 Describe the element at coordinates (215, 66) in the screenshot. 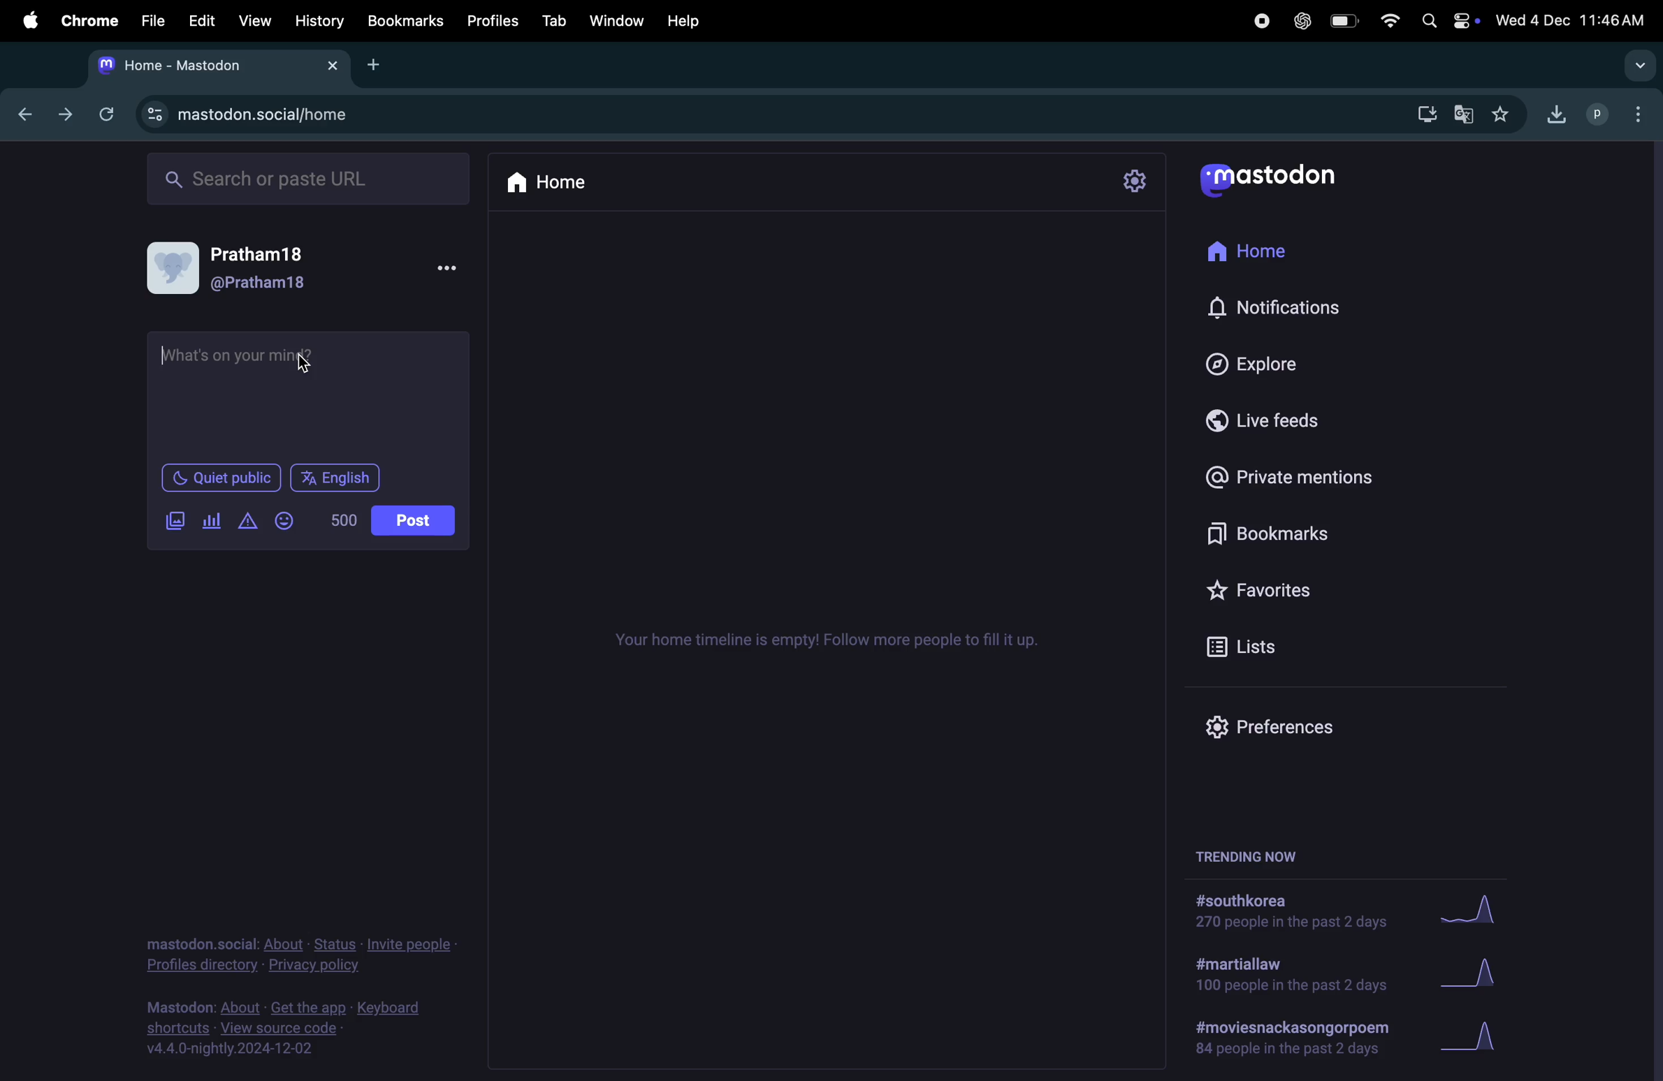

I see `mastodon` at that location.